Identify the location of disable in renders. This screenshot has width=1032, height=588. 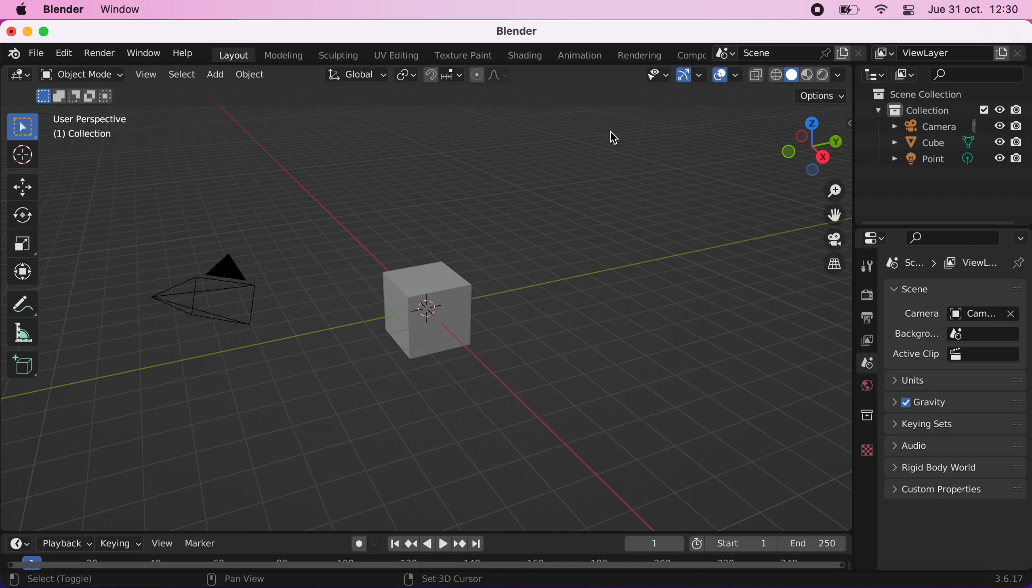
(1020, 109).